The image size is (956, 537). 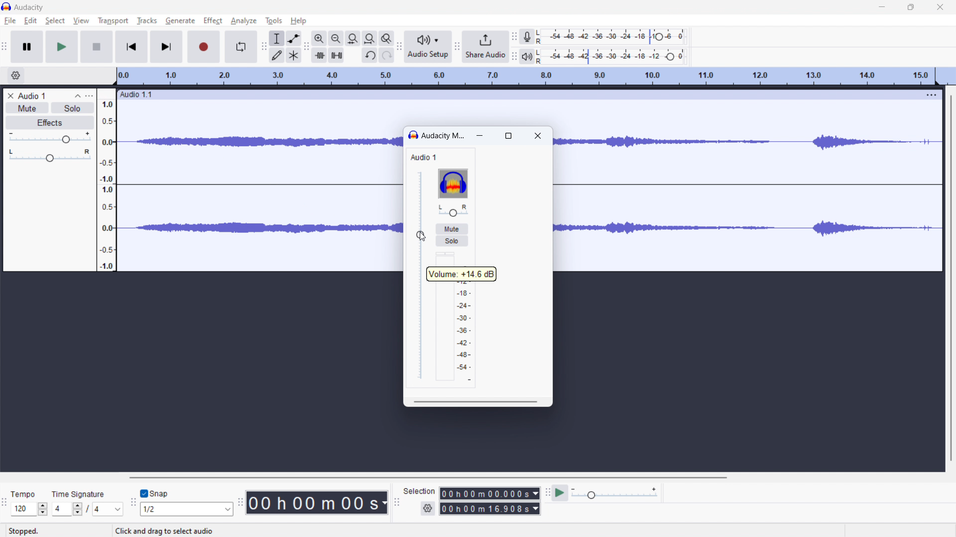 I want to click on bead position changed, so click(x=420, y=235).